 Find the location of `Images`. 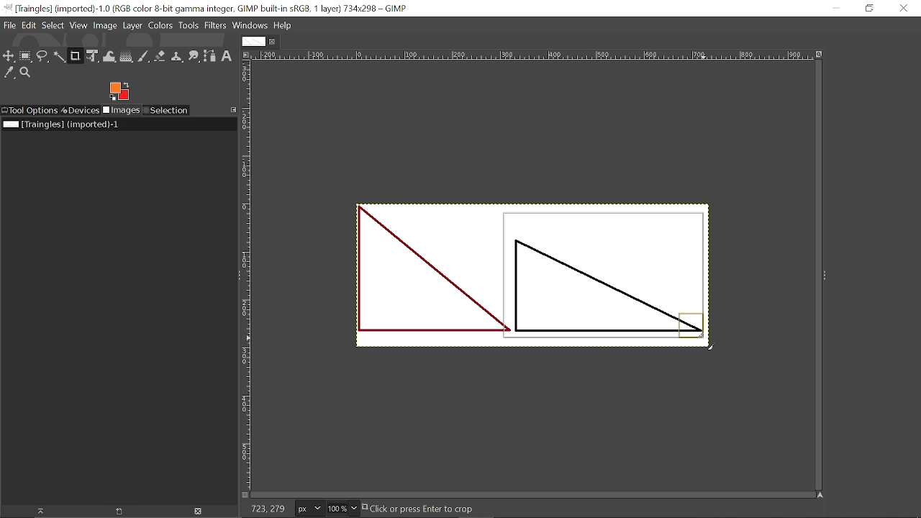

Images is located at coordinates (121, 110).